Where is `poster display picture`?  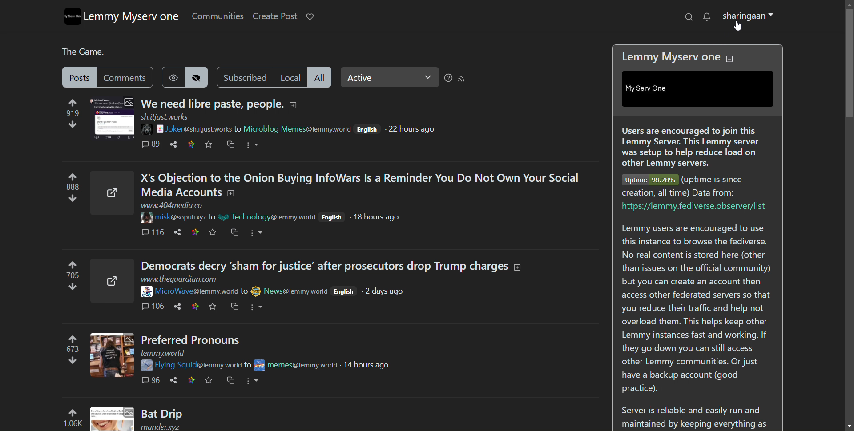 poster display picture is located at coordinates (145, 218).